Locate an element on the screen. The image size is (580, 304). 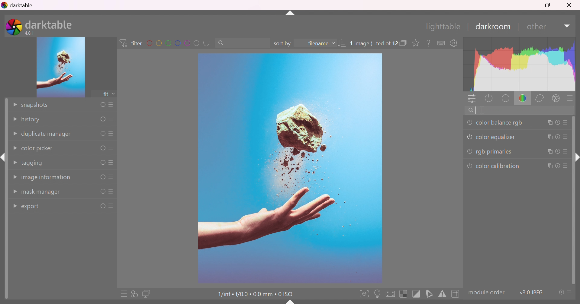
Drop Down is located at coordinates (567, 27).